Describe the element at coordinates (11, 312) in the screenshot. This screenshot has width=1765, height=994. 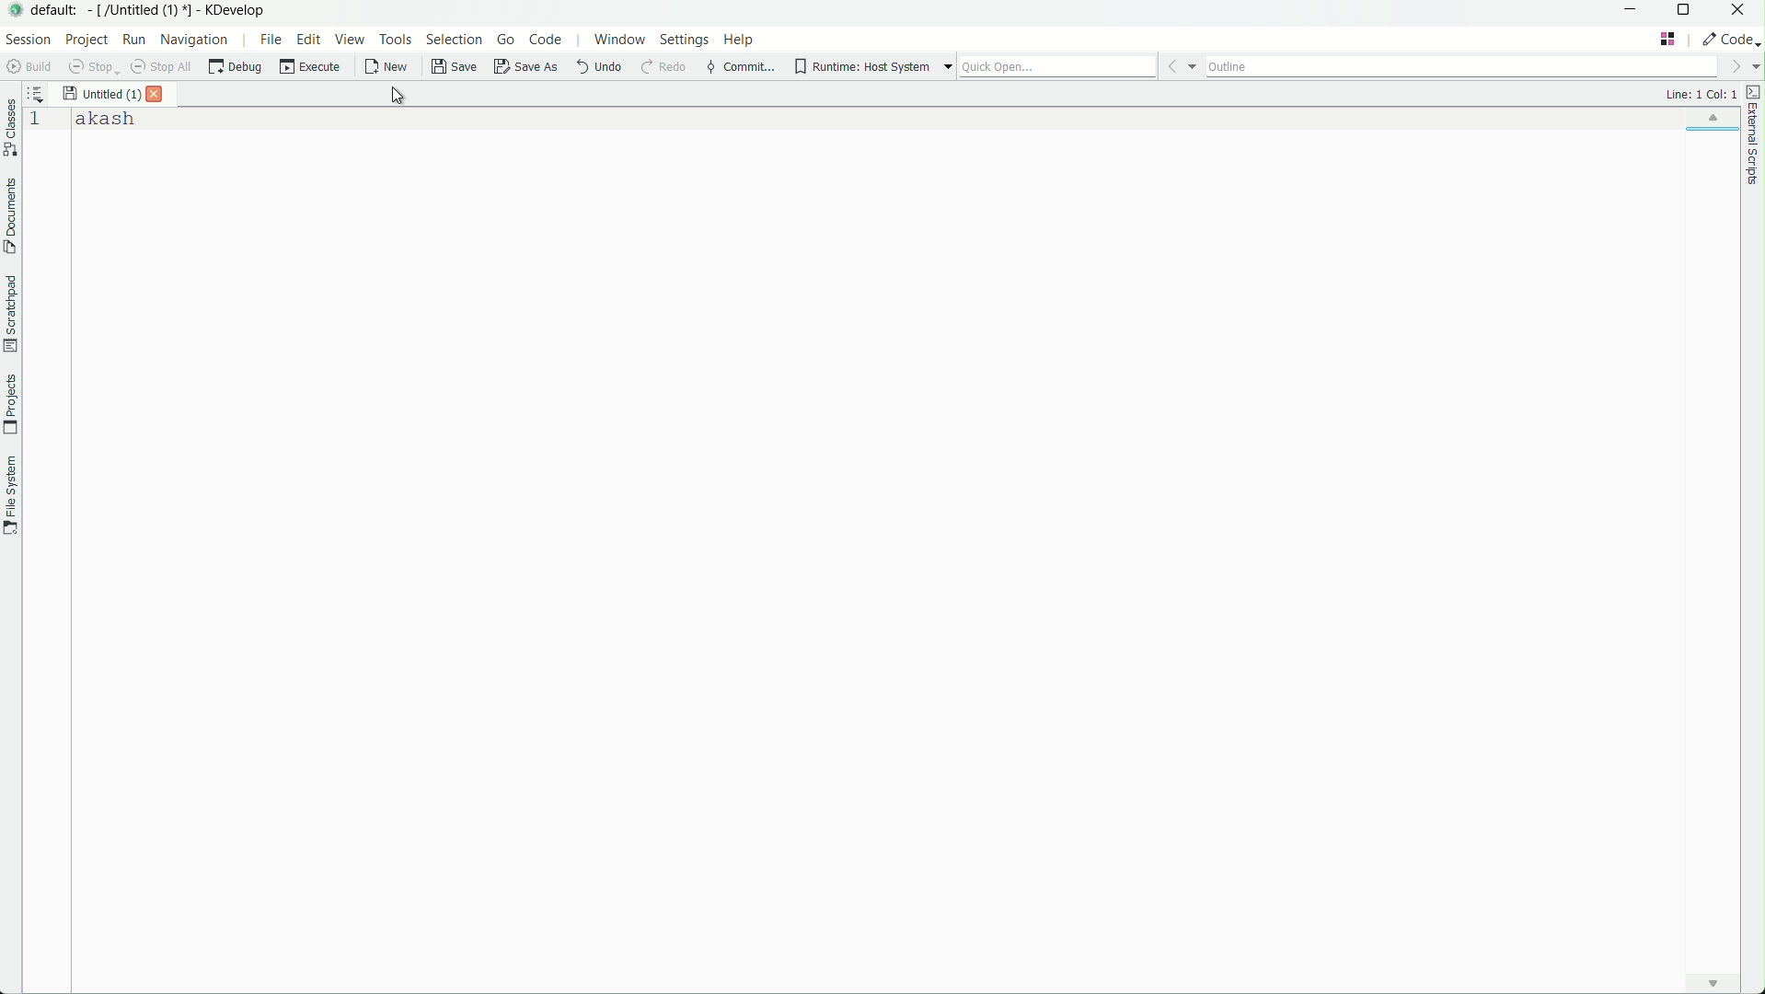
I see `scratchpad` at that location.